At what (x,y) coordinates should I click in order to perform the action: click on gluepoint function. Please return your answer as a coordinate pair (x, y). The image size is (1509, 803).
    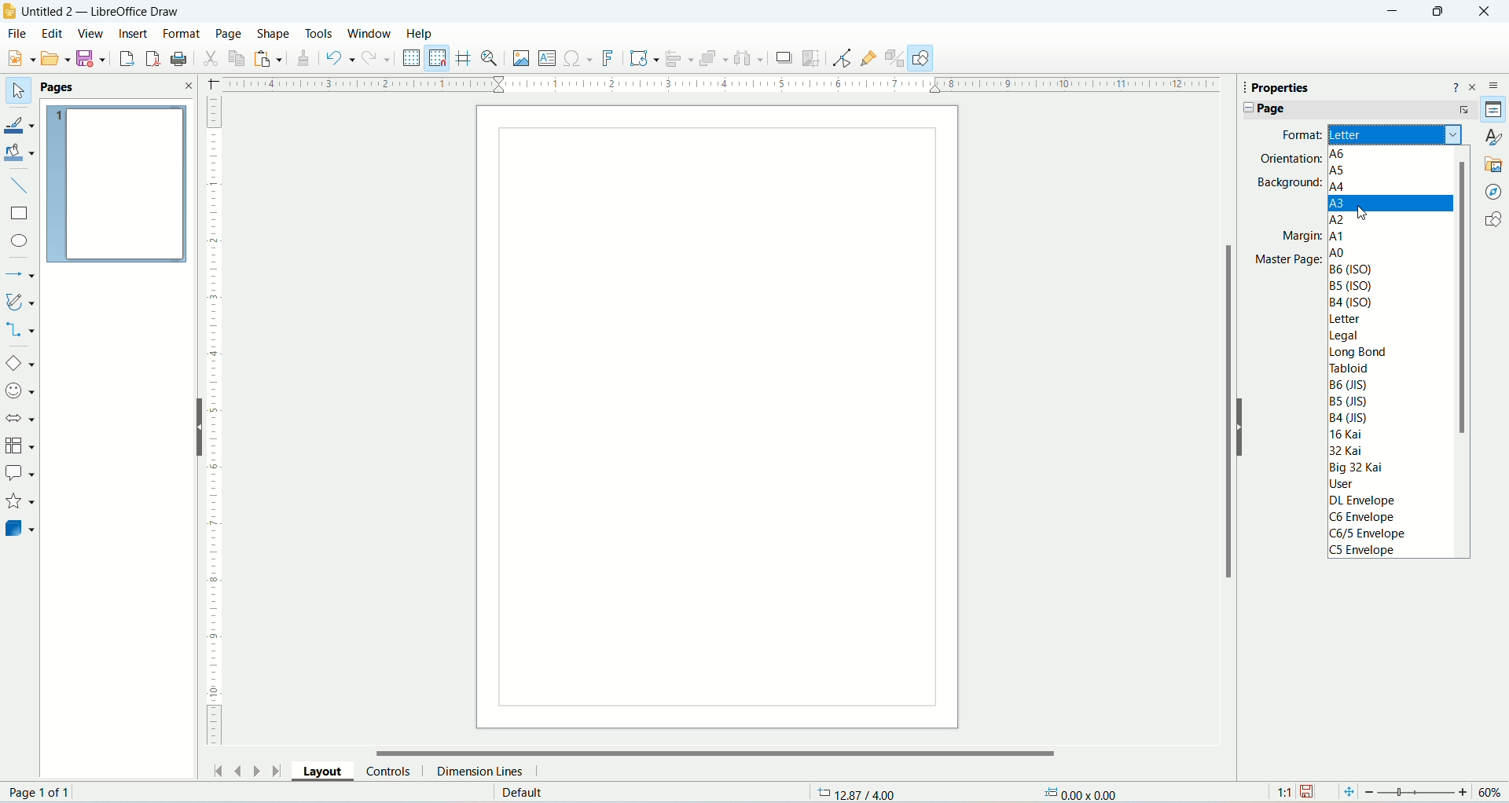
    Looking at the image, I should click on (870, 57).